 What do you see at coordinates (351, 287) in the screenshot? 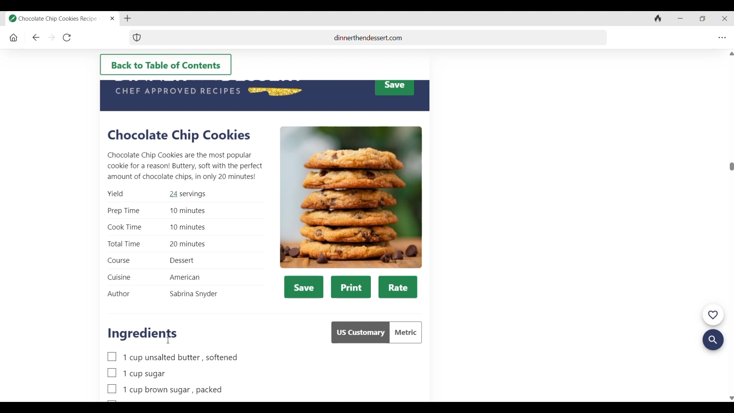
I see `Print recipe` at bounding box center [351, 287].